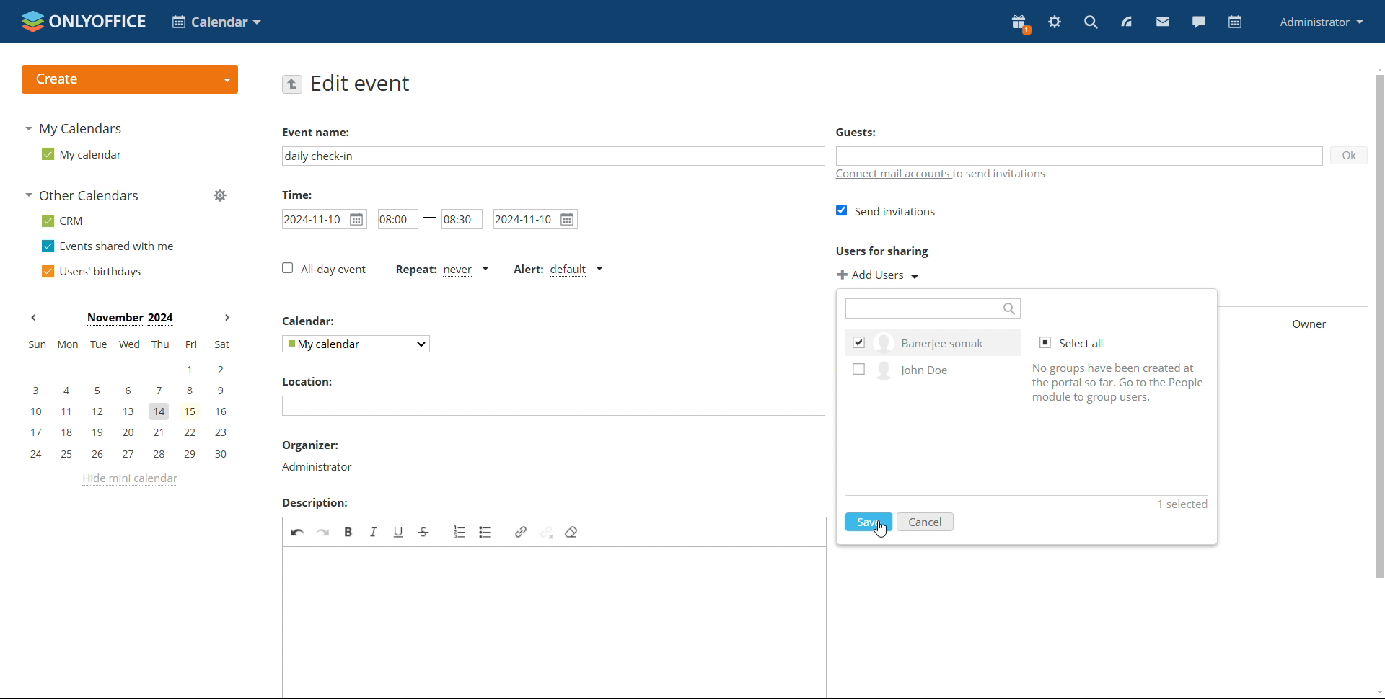 This screenshot has height=699, width=1385. What do you see at coordinates (556, 622) in the screenshot?
I see `add description` at bounding box center [556, 622].